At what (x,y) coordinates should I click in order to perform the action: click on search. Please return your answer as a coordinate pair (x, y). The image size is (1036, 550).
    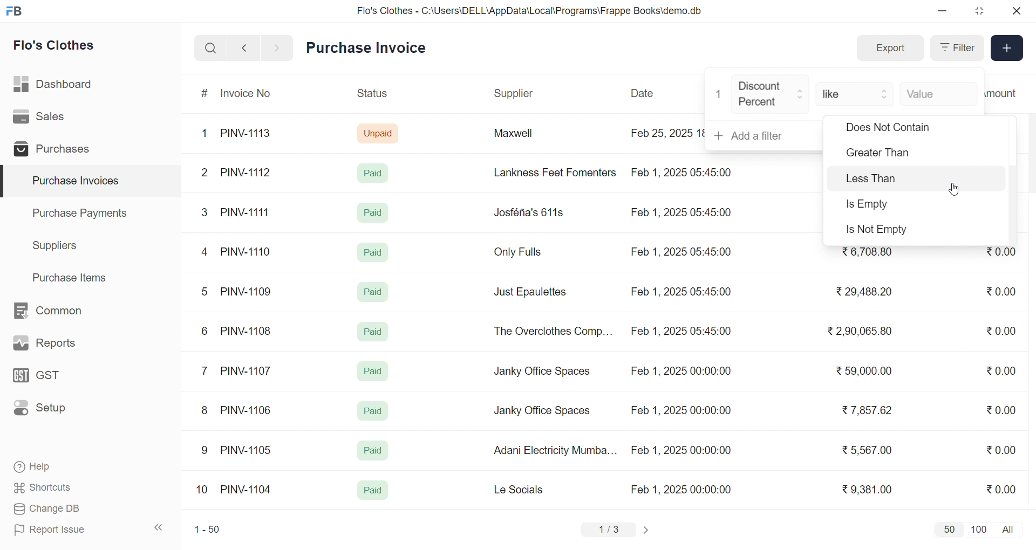
    Looking at the image, I should click on (210, 48).